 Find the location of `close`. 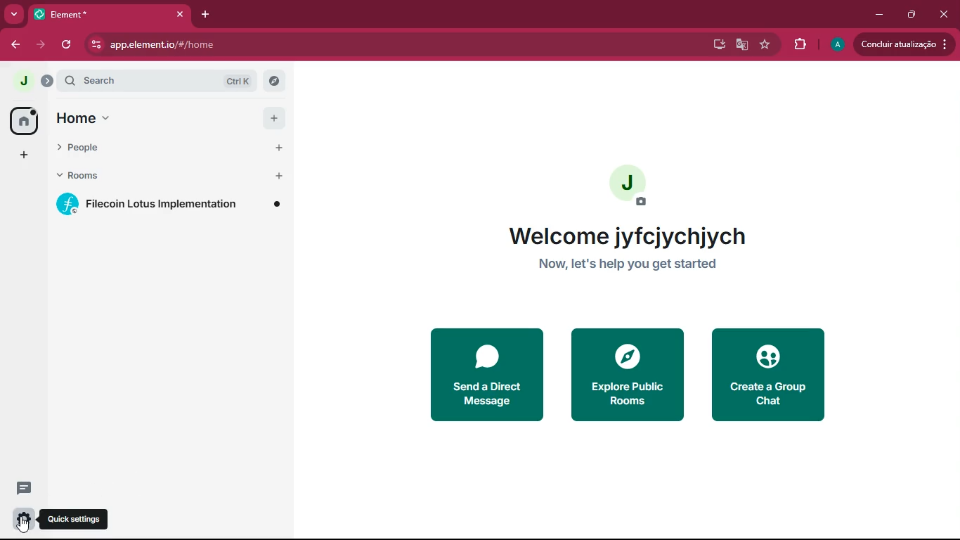

close is located at coordinates (945, 16).